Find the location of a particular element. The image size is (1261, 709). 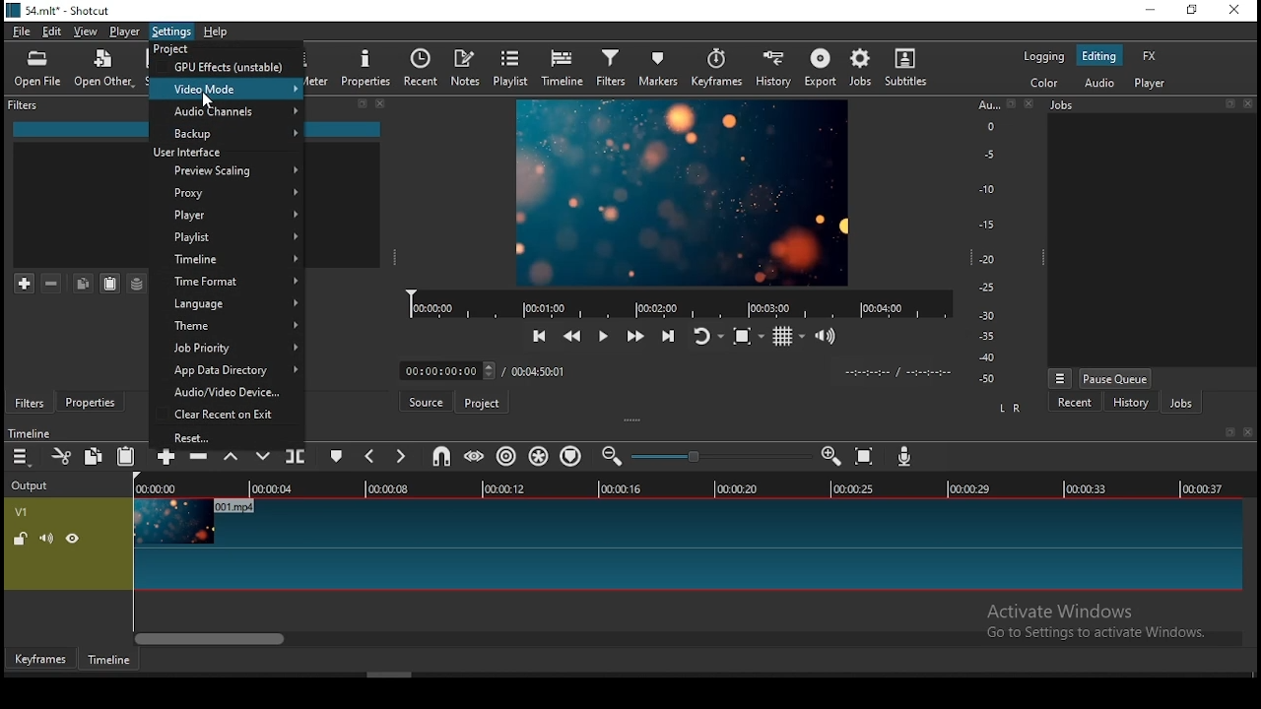

-10 is located at coordinates (985, 189).